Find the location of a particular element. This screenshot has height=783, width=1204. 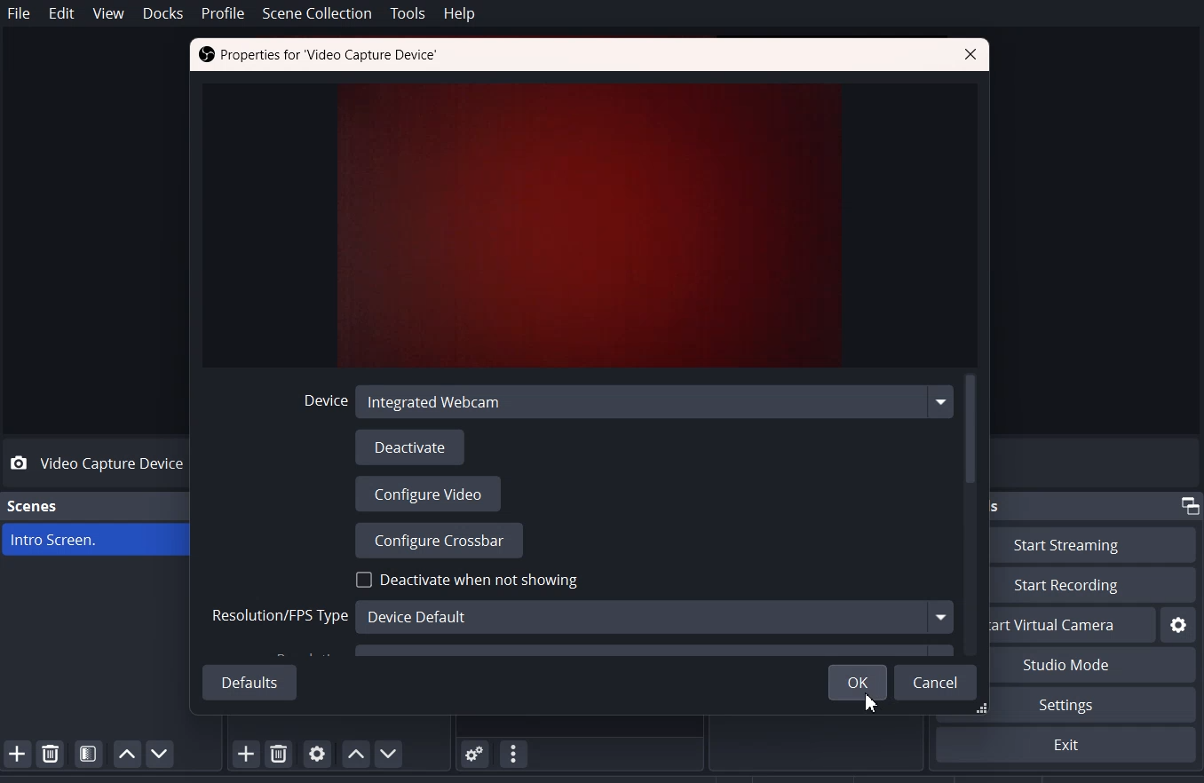

Scene Collection is located at coordinates (318, 14).